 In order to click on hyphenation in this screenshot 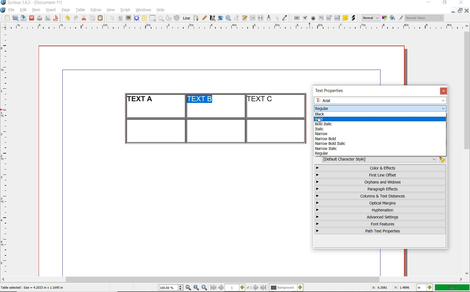, I will do `click(380, 210)`.